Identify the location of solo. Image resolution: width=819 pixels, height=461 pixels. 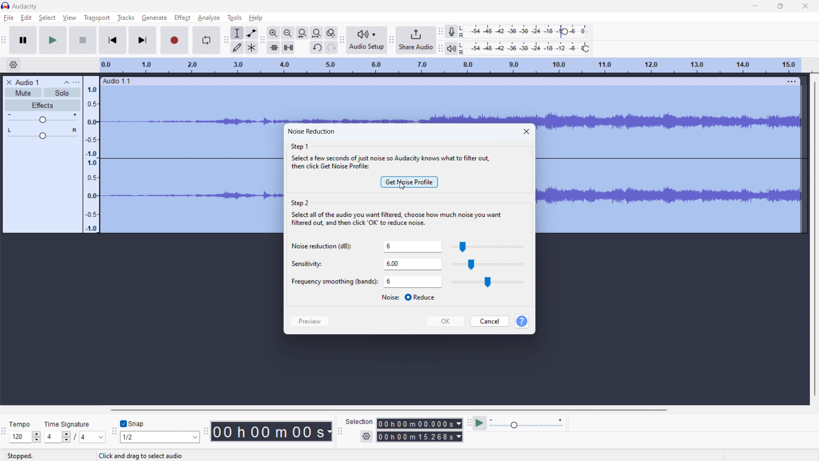
(62, 93).